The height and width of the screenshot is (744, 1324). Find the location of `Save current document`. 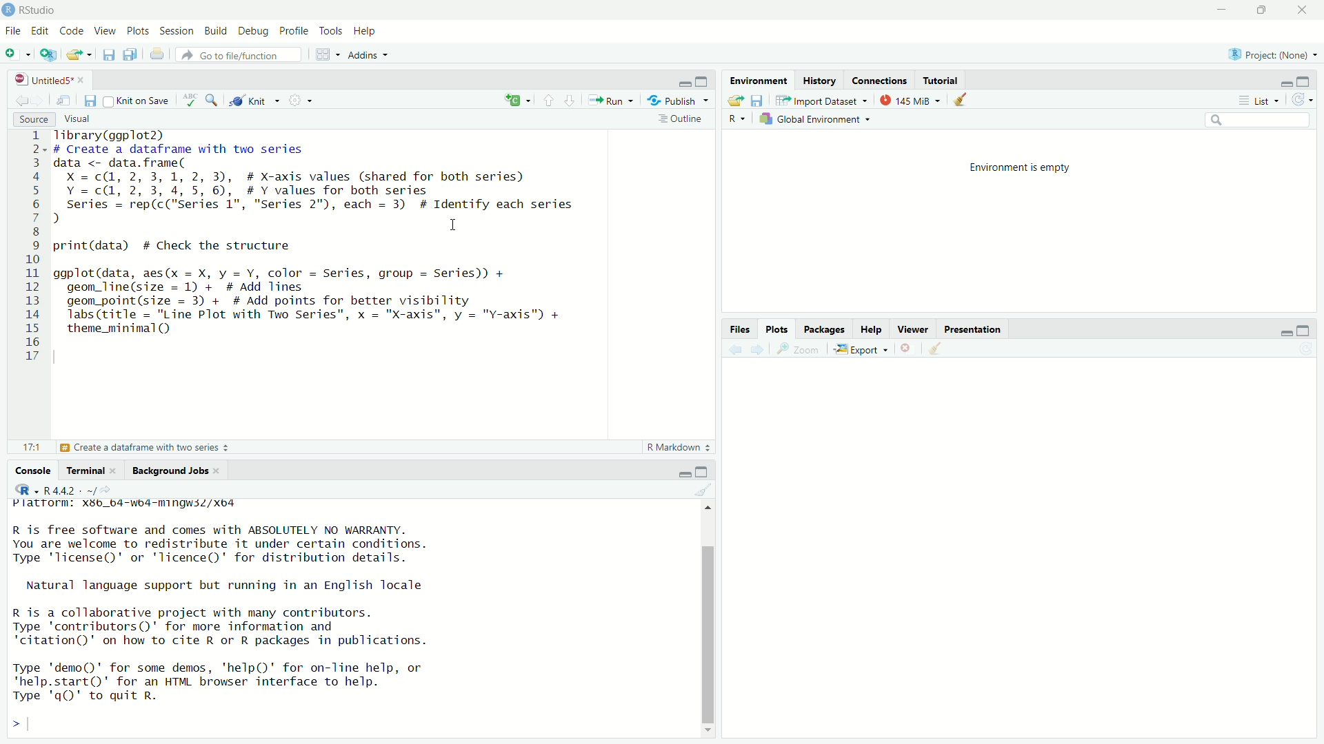

Save current document is located at coordinates (111, 55).